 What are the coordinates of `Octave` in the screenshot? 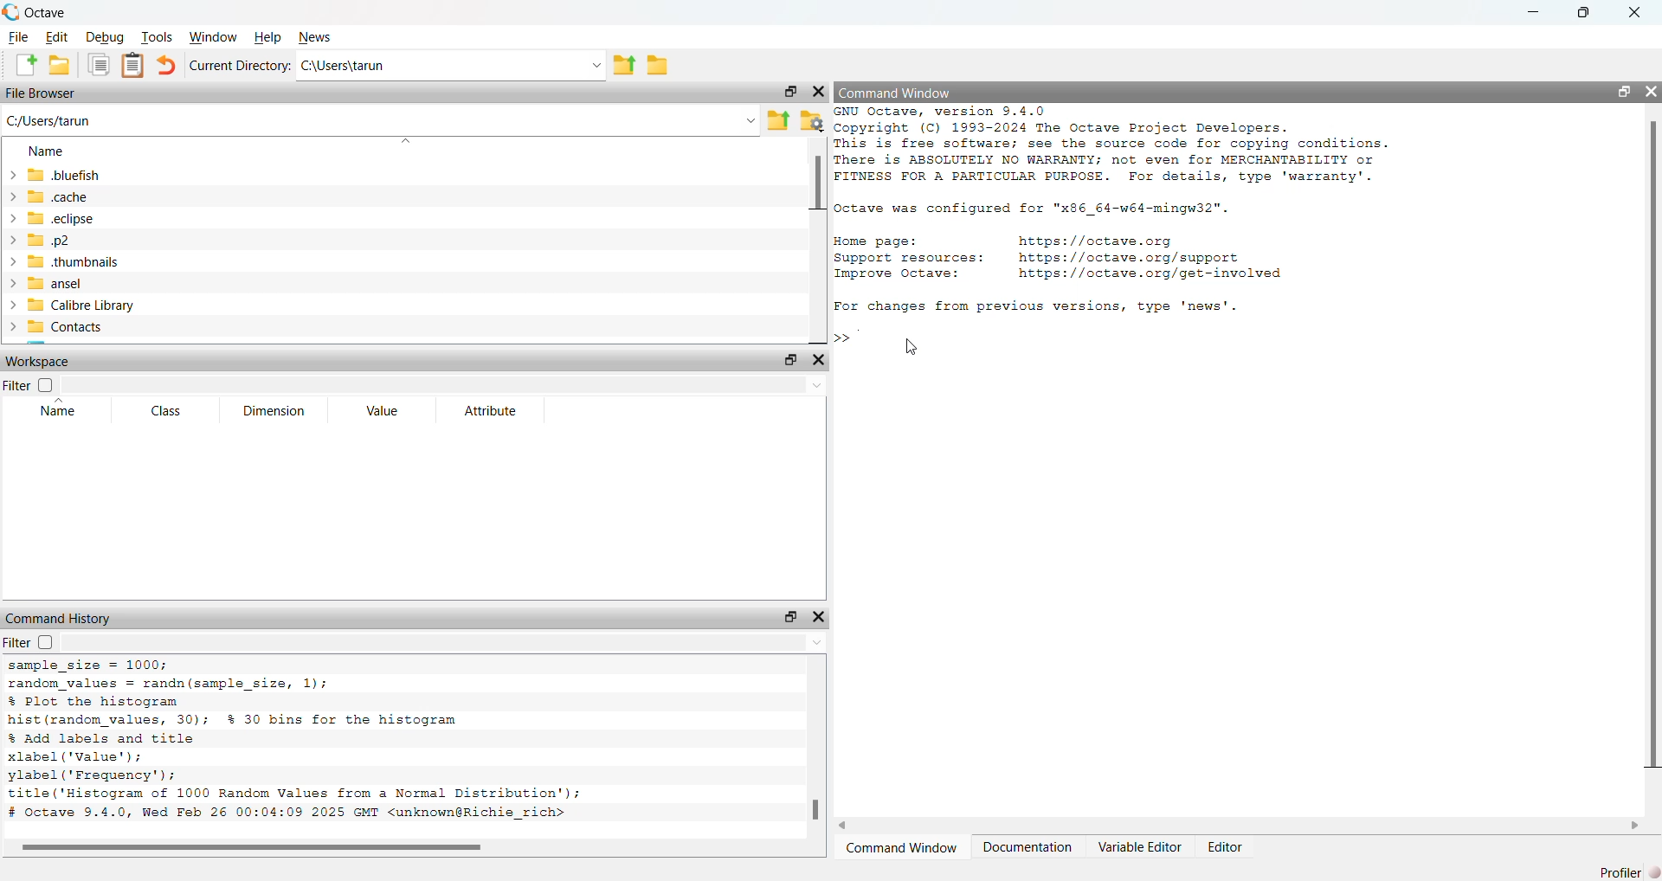 It's located at (48, 12).